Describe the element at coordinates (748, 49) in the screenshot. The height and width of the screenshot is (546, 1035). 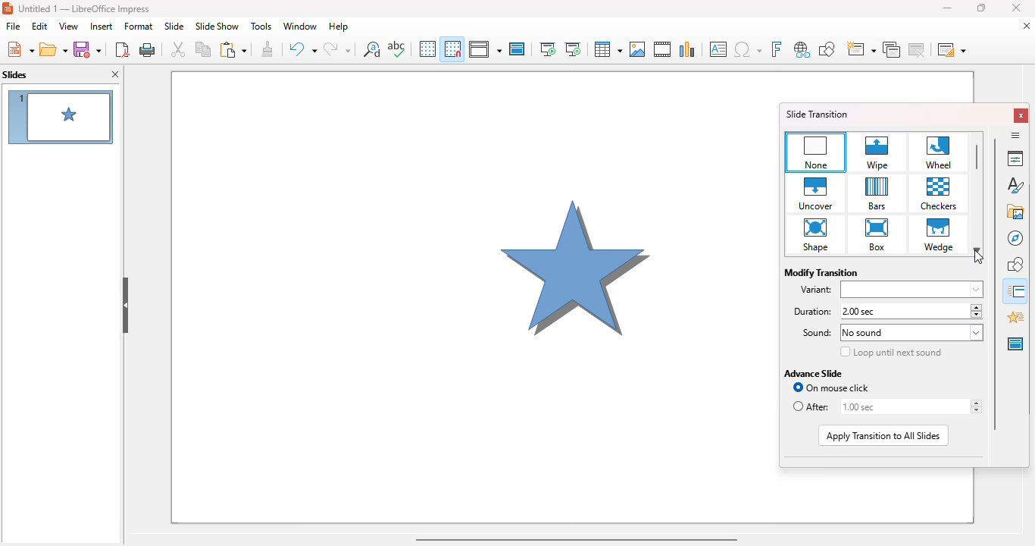
I see `insert special characters` at that location.